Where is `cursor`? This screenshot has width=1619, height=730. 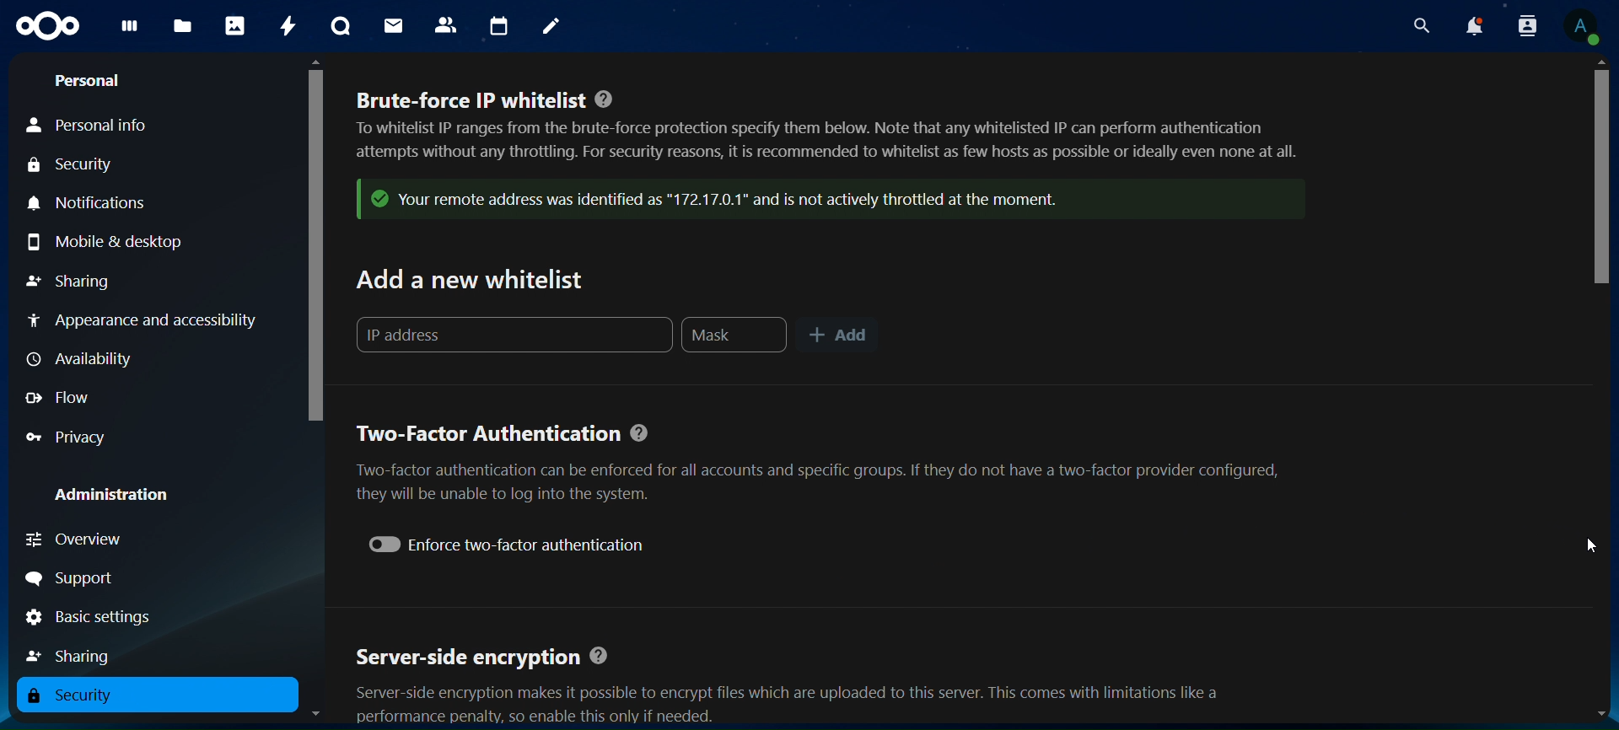
cursor is located at coordinates (1589, 545).